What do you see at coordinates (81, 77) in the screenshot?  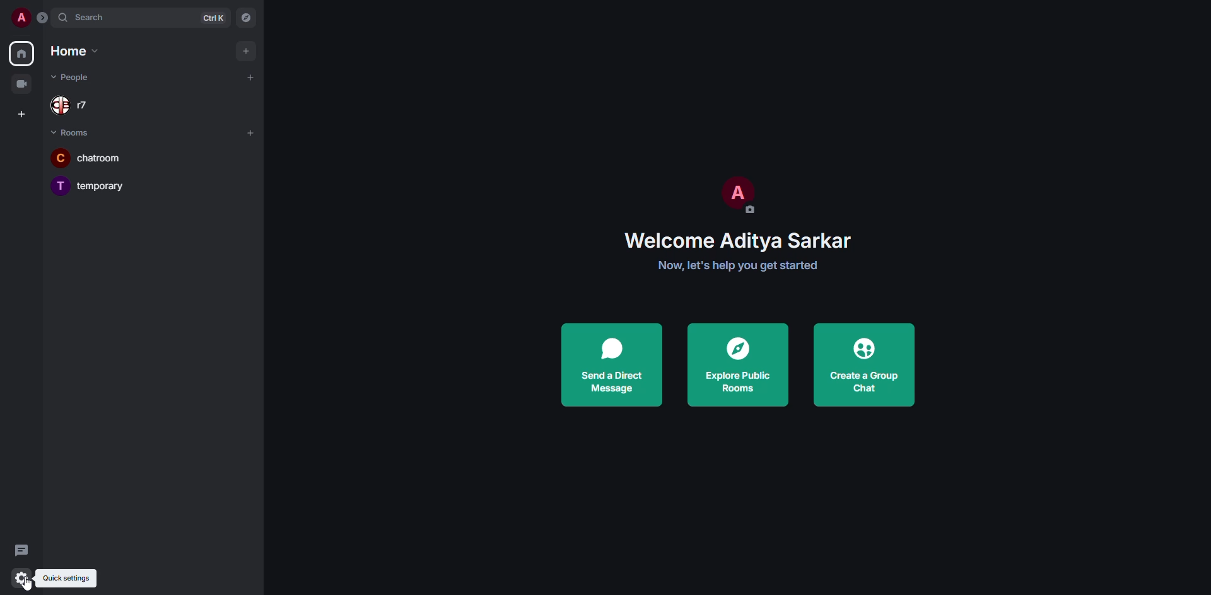 I see `people` at bounding box center [81, 77].